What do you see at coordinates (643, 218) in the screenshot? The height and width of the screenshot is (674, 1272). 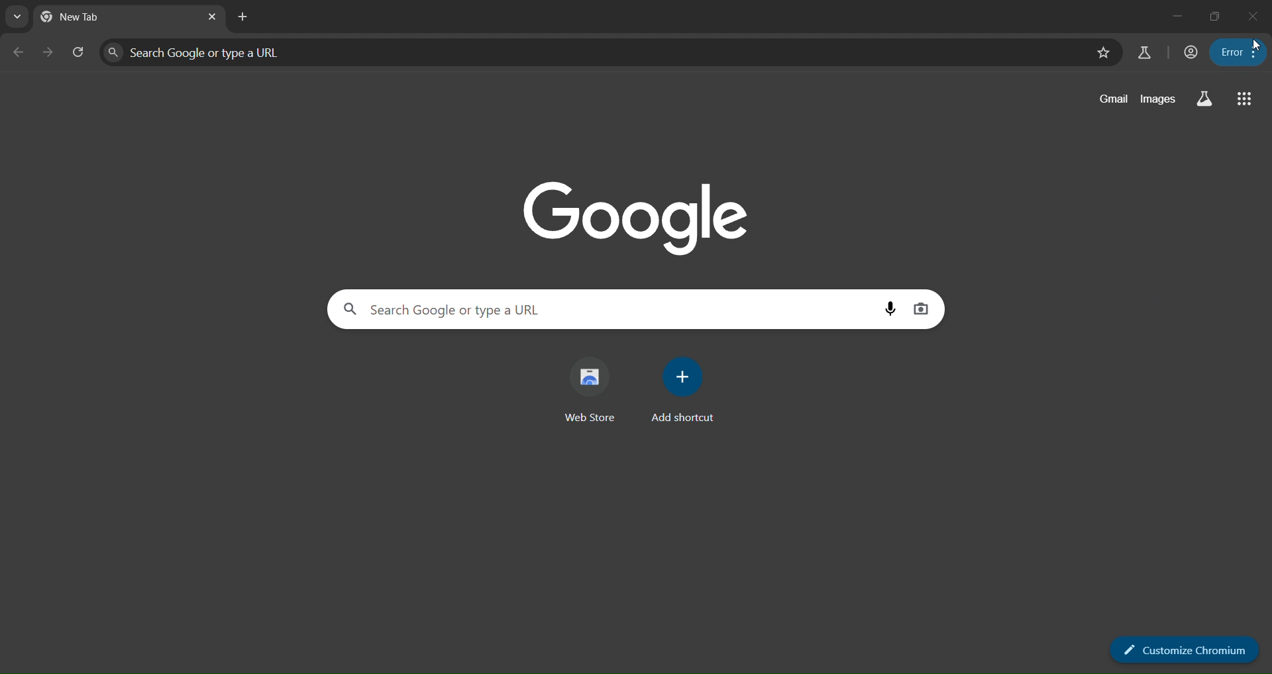 I see `image` at bounding box center [643, 218].